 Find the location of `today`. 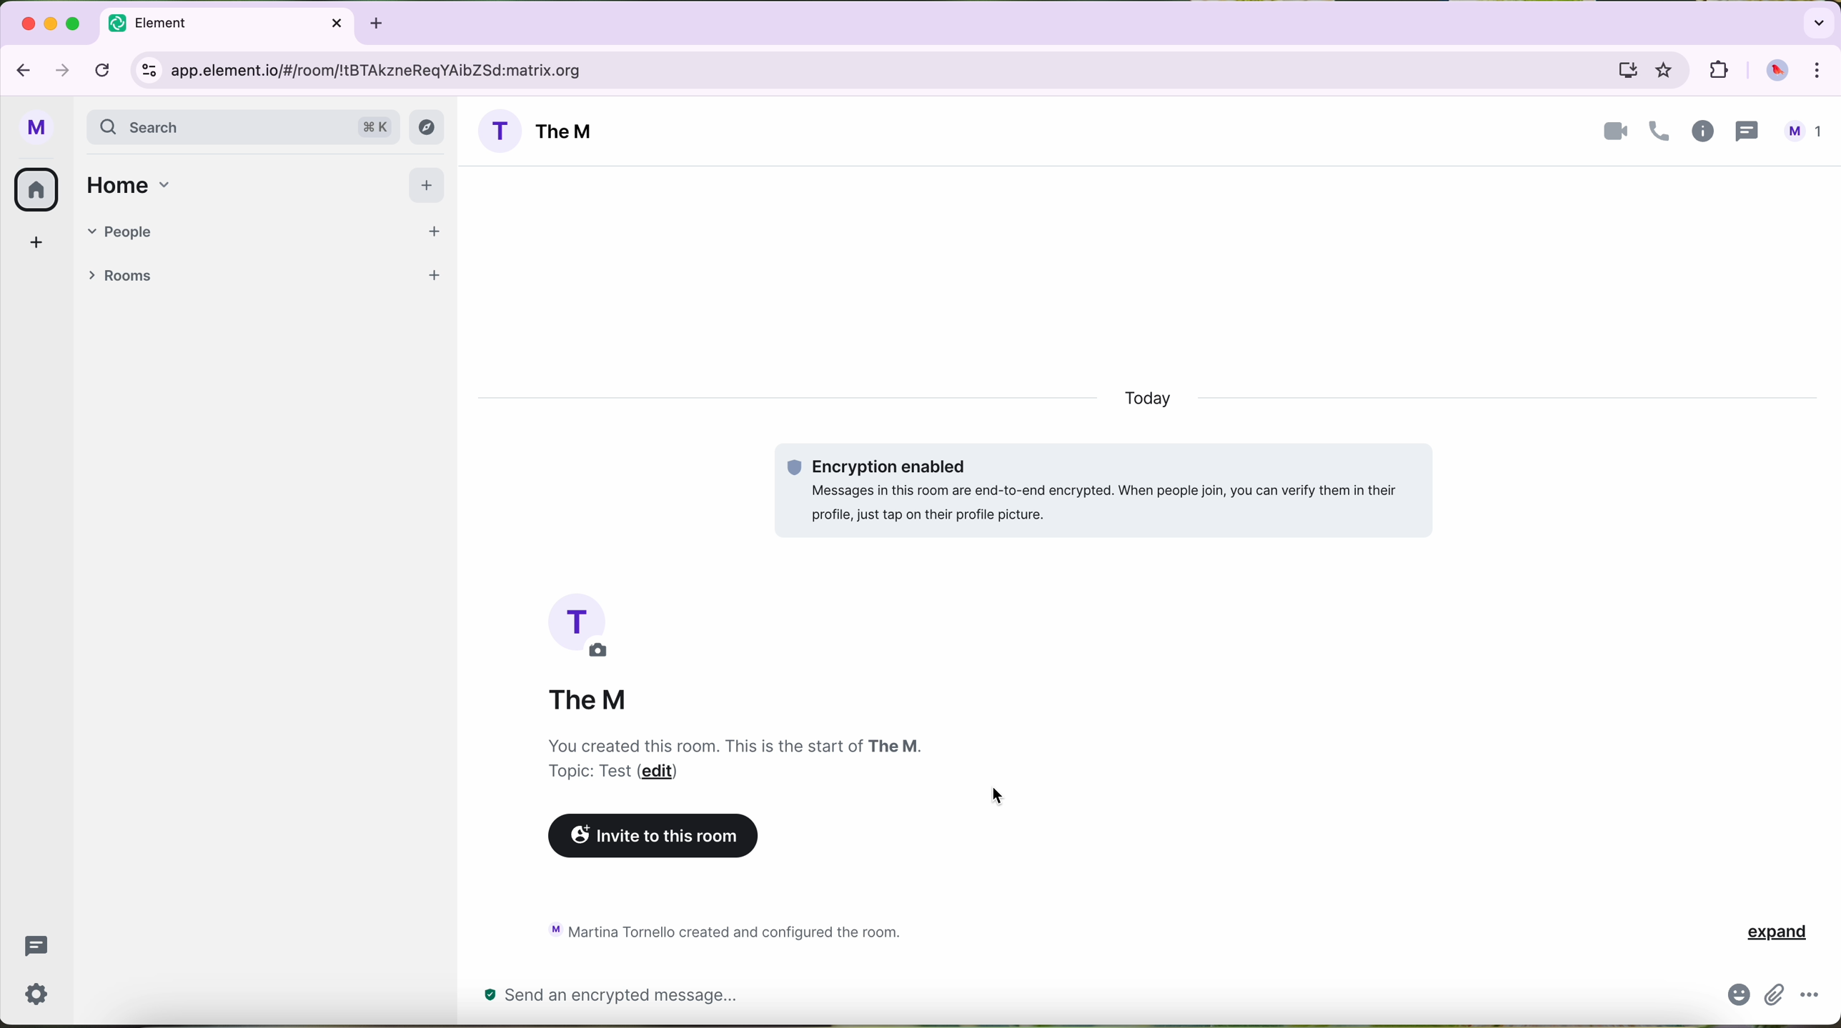

today is located at coordinates (1147, 396).